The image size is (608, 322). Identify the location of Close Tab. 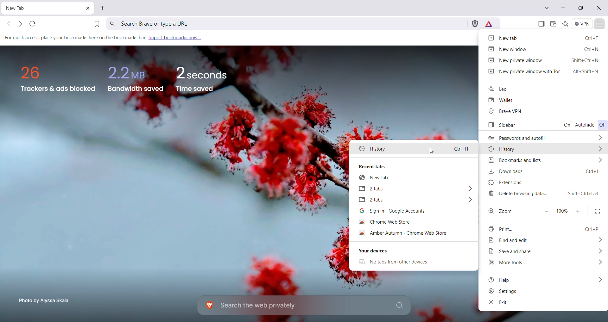
(86, 8).